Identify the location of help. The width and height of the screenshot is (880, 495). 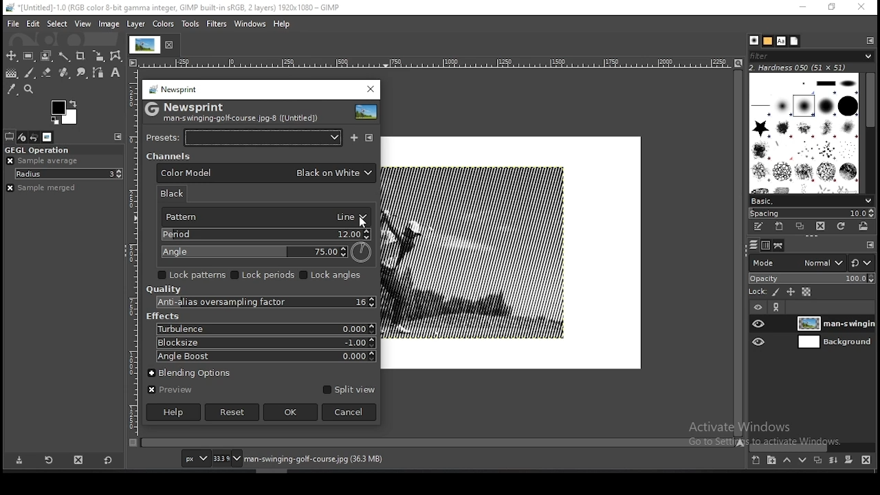
(281, 25).